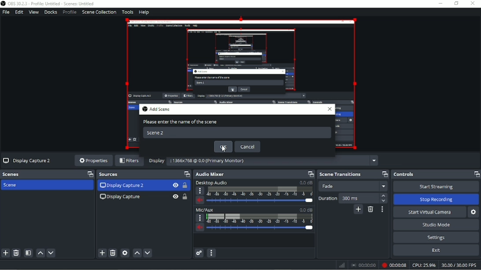  What do you see at coordinates (436, 187) in the screenshot?
I see `Start Streaming` at bounding box center [436, 187].